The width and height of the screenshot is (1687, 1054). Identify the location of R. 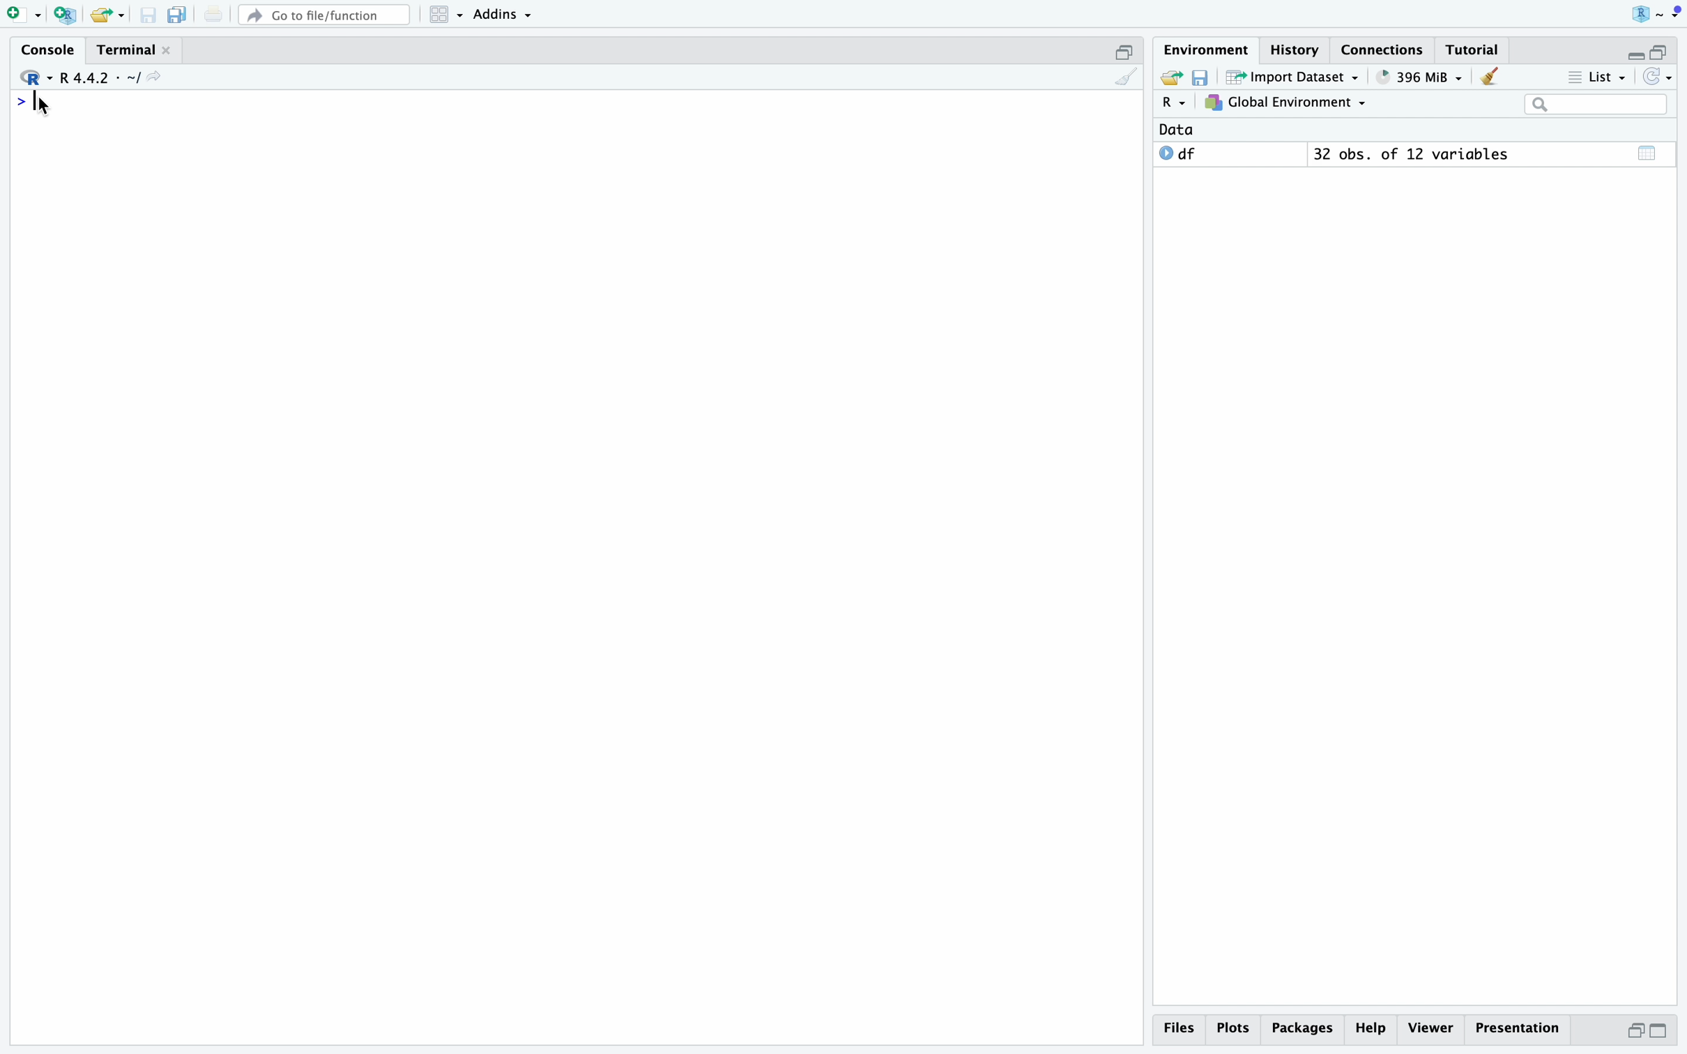
(1176, 103).